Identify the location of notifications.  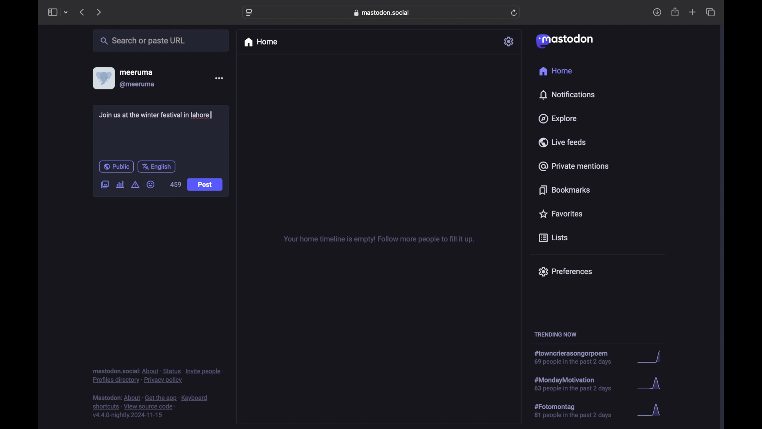
(567, 95).